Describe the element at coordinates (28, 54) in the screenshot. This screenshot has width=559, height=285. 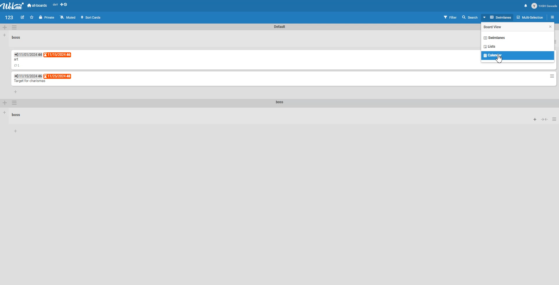
I see `Due Date` at that location.